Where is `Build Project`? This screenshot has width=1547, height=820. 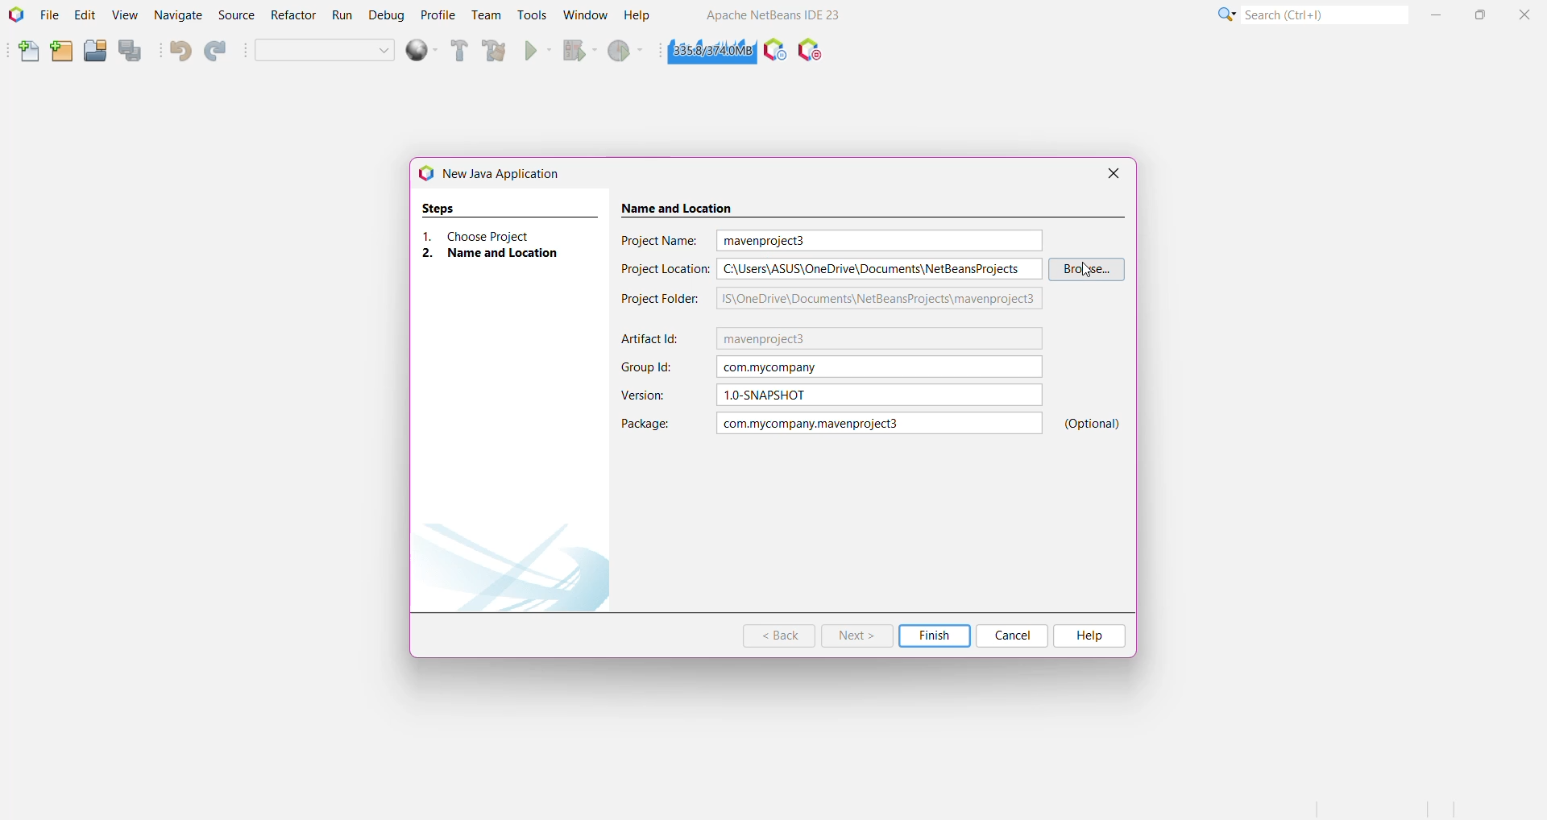 Build Project is located at coordinates (457, 52).